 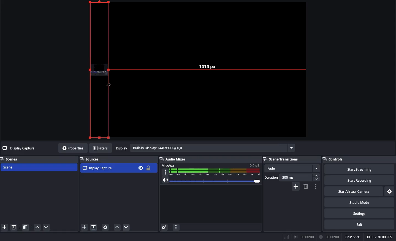 I want to click on Mic/Aux, so click(x=210, y=169).